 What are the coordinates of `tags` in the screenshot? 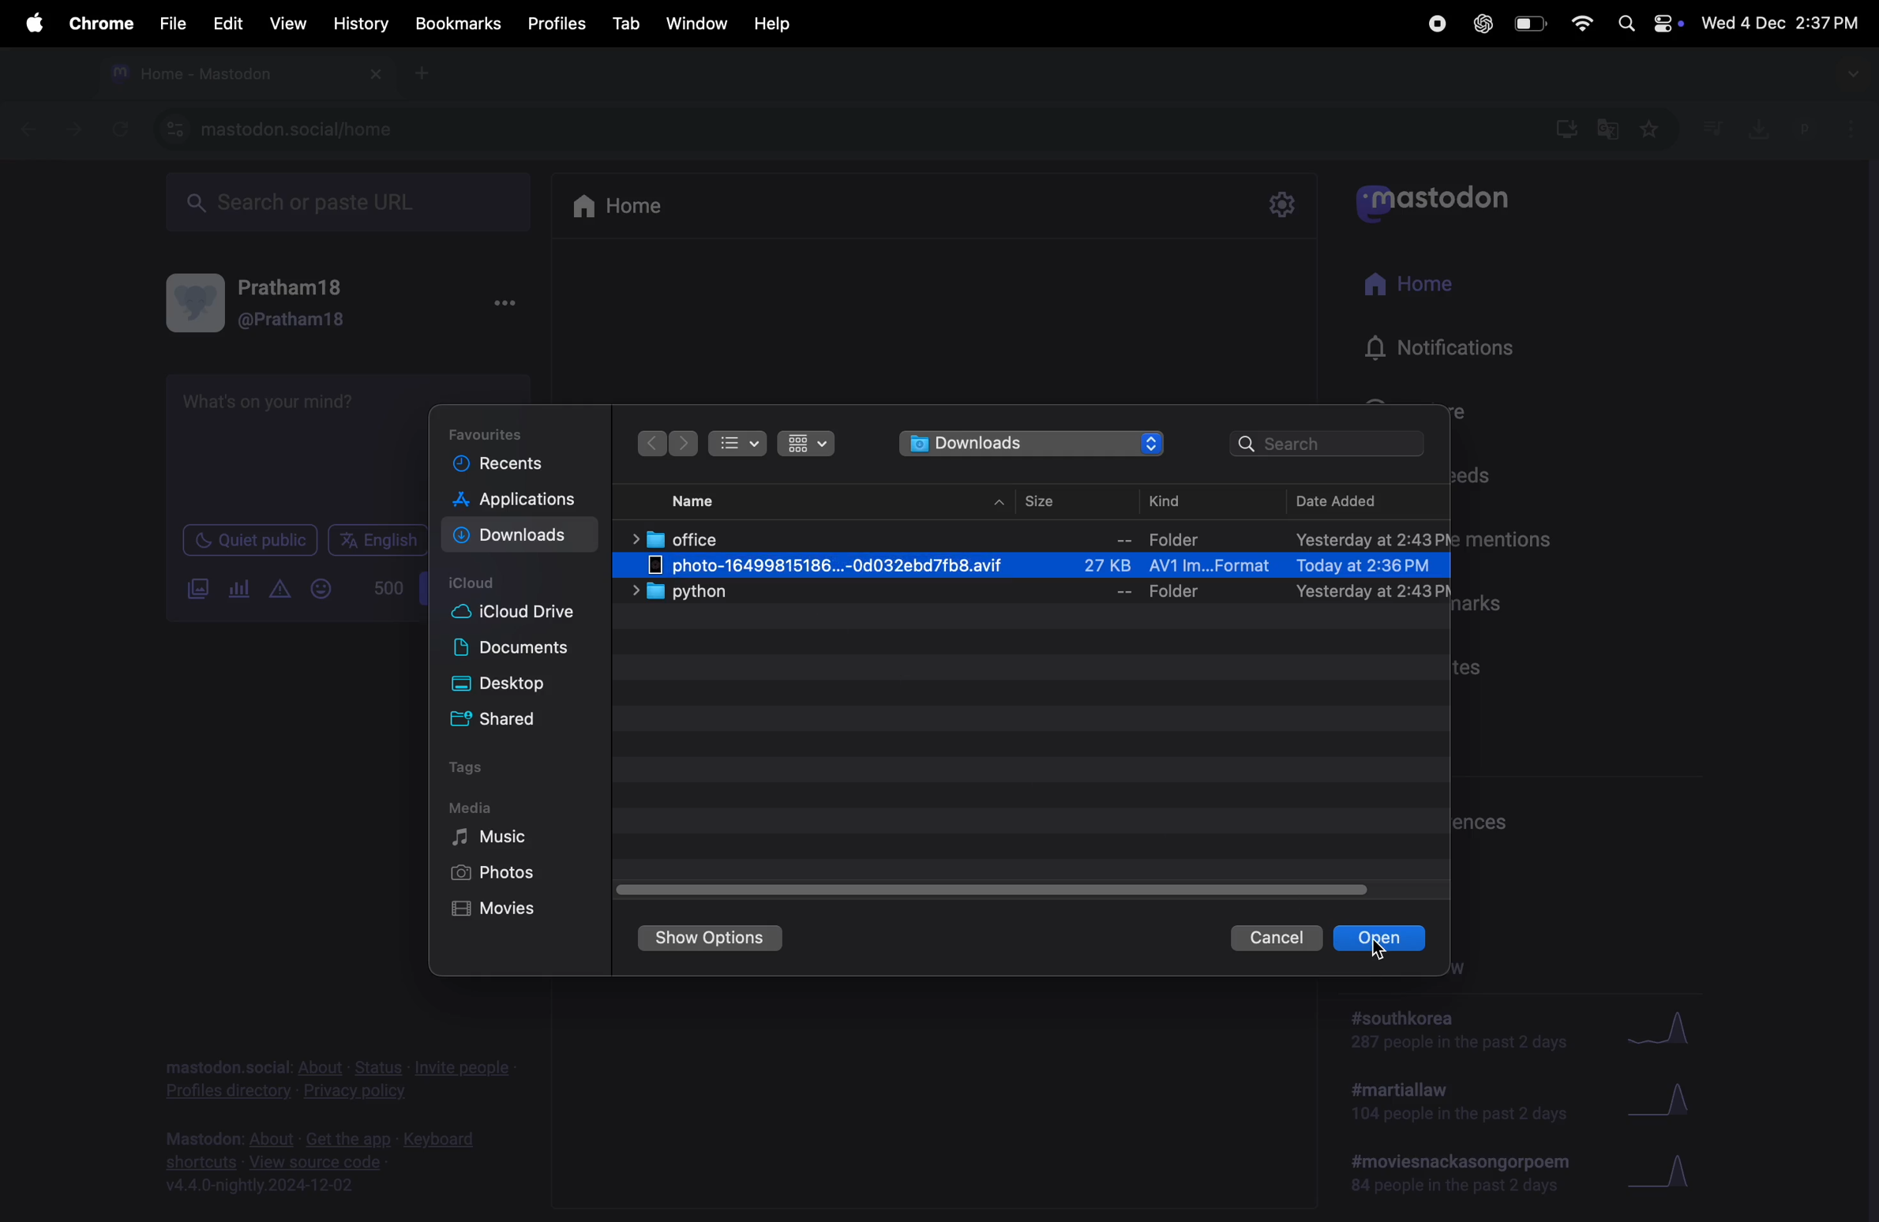 It's located at (474, 771).